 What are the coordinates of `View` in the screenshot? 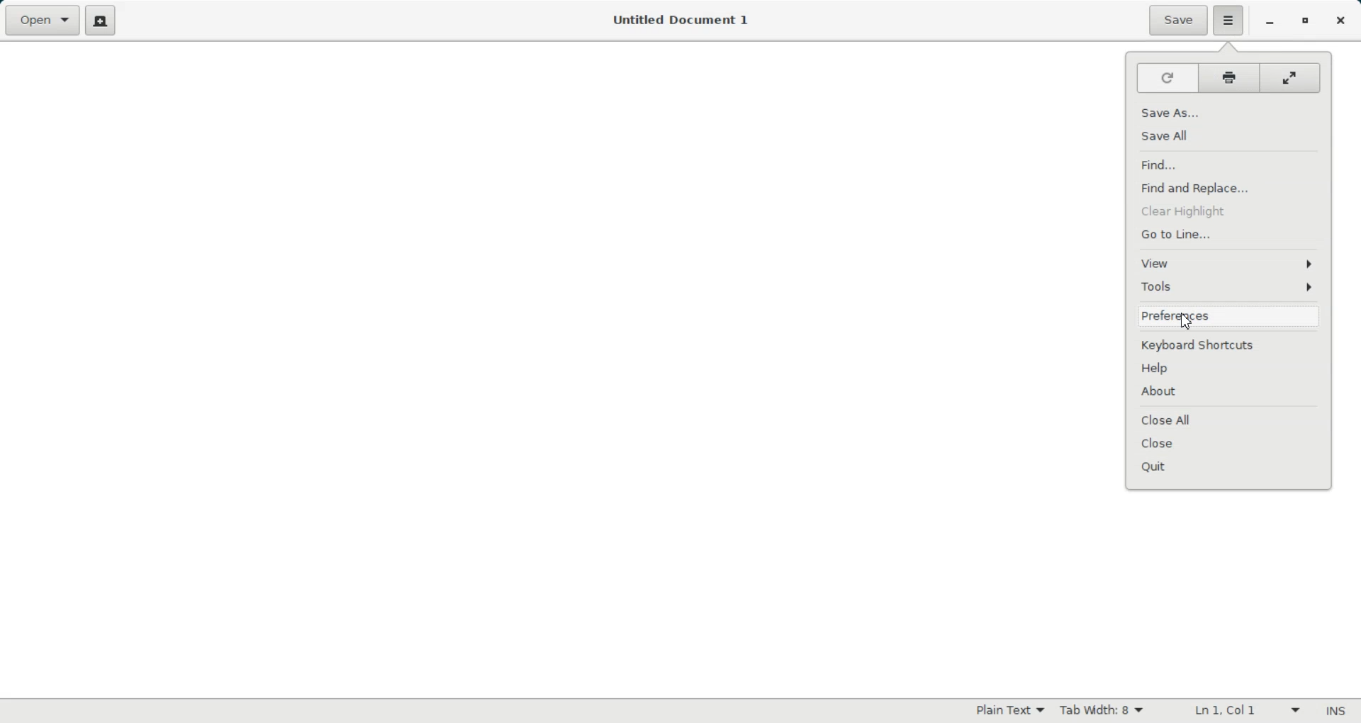 It's located at (1231, 263).